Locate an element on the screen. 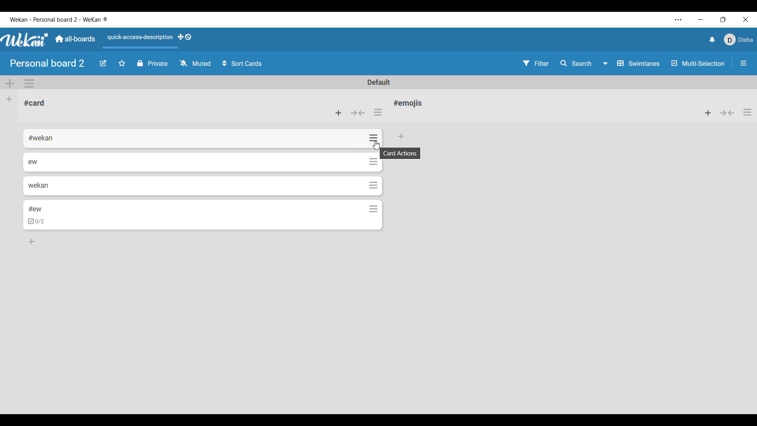 This screenshot has width=757, height=426. Card actions for respective card is located at coordinates (375, 184).